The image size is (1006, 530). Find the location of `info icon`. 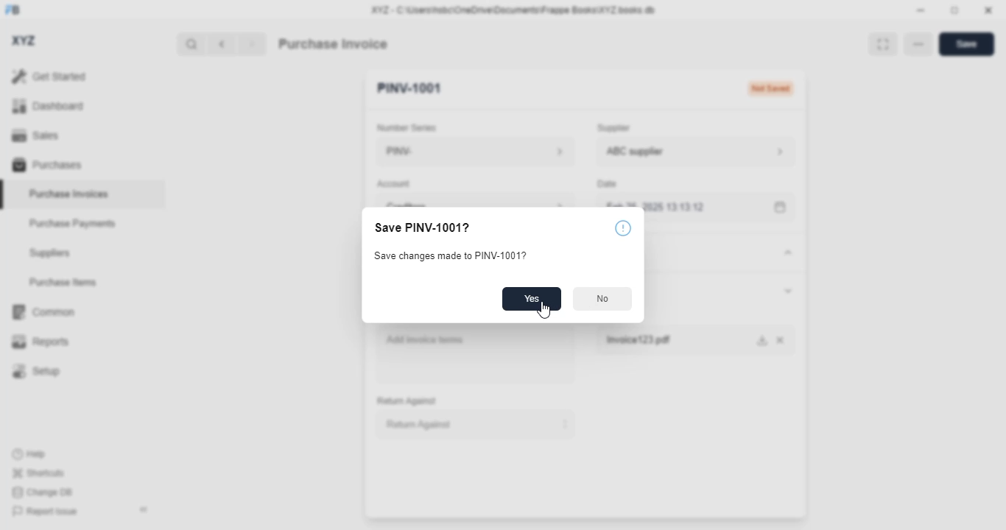

info icon is located at coordinates (624, 228).